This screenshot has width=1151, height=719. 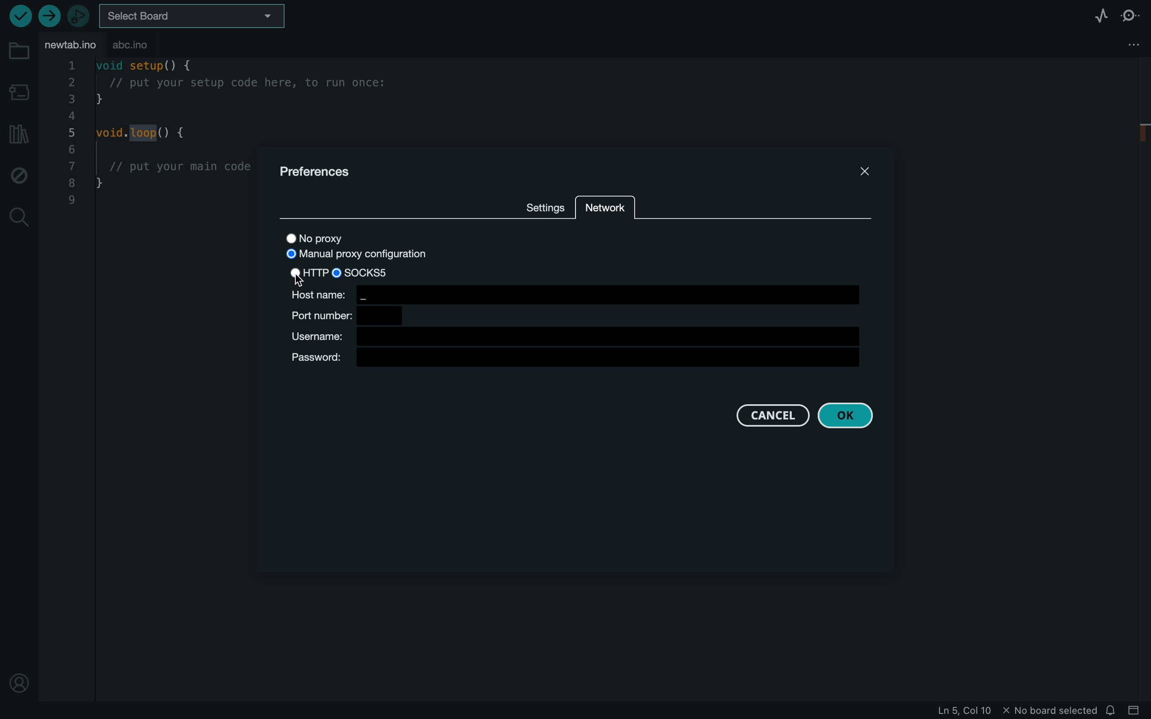 What do you see at coordinates (579, 337) in the screenshot?
I see `username` at bounding box center [579, 337].